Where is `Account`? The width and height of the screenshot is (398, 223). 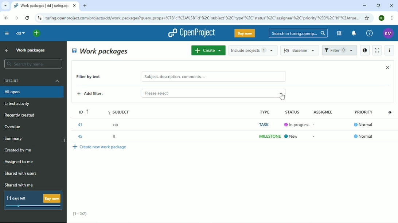
Account is located at coordinates (389, 33).